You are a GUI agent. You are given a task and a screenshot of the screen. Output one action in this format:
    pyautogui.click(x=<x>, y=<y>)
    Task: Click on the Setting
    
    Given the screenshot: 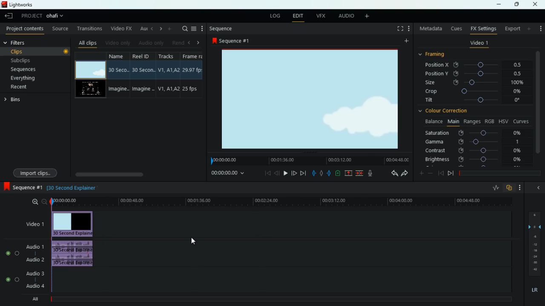 What is the action you would take?
    pyautogui.click(x=409, y=28)
    